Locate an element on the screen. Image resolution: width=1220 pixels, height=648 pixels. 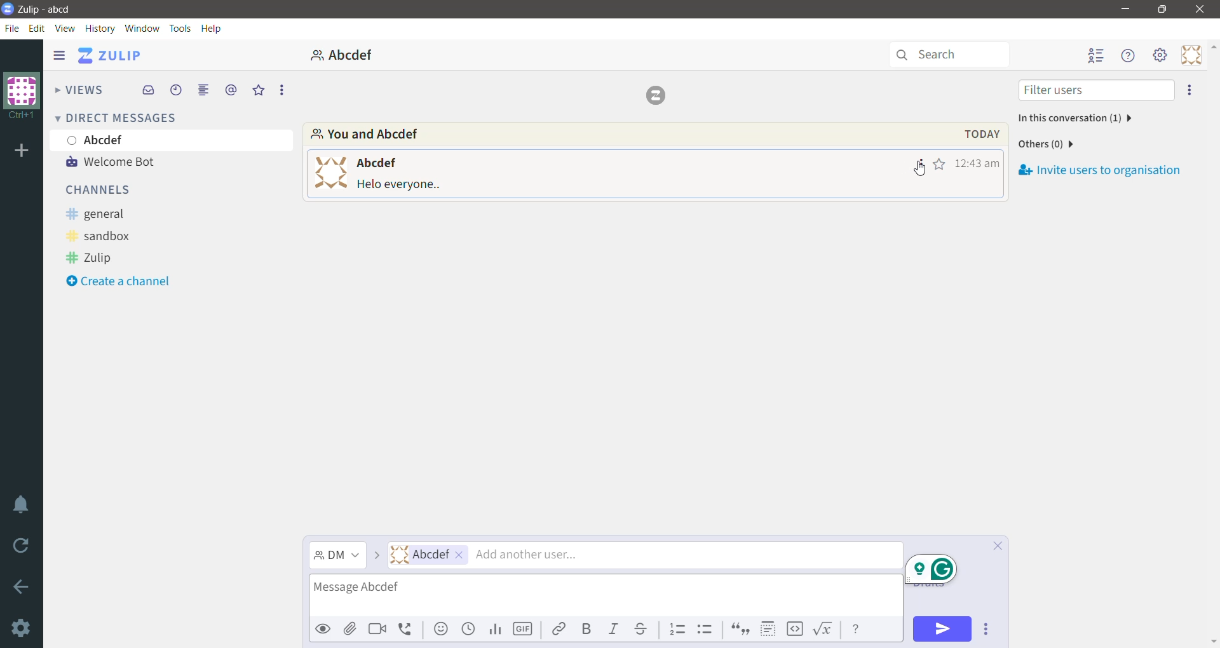
Numbered list is located at coordinates (677, 628).